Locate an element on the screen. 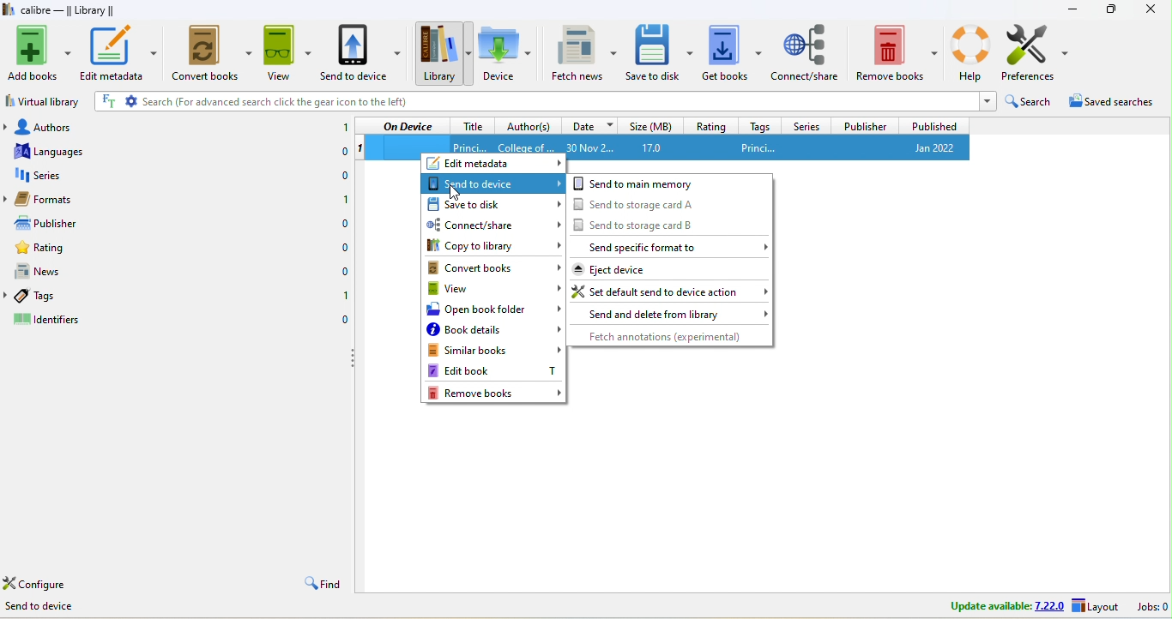 Image resolution: width=1172 pixels, height=619 pixels. remove books is located at coordinates (897, 51).